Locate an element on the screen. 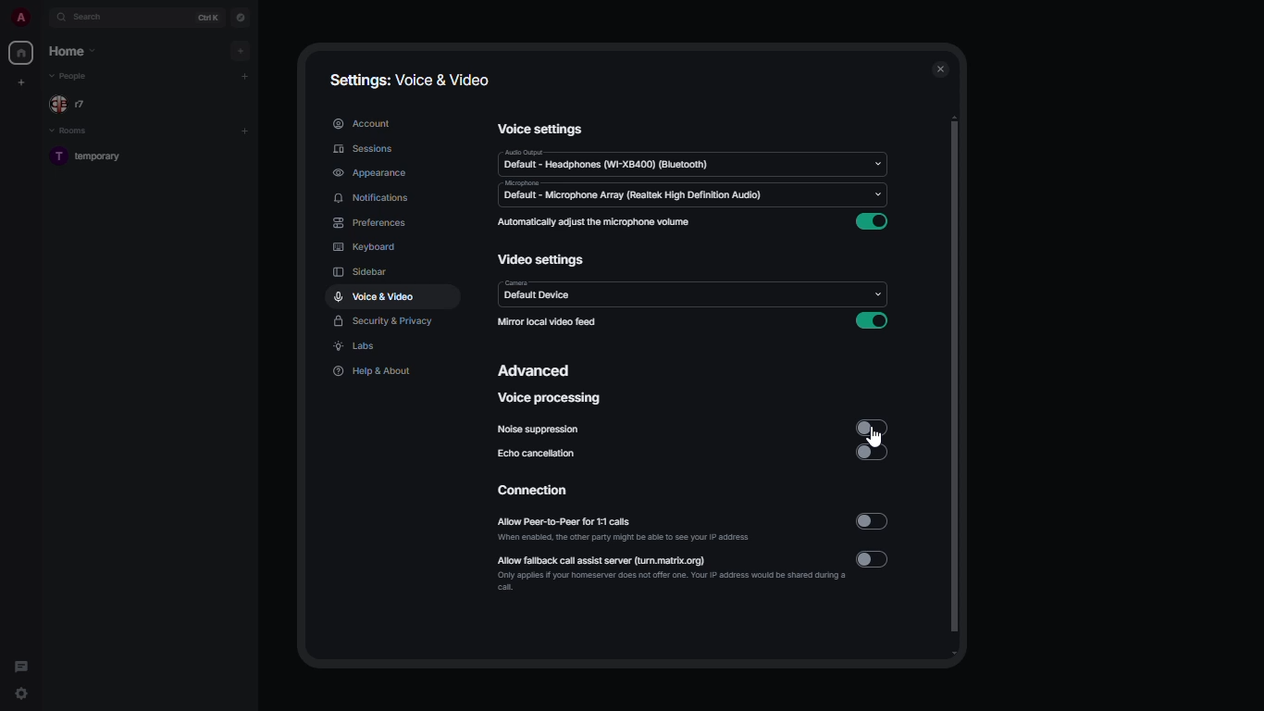 The width and height of the screenshot is (1264, 711). disabled is located at coordinates (873, 521).